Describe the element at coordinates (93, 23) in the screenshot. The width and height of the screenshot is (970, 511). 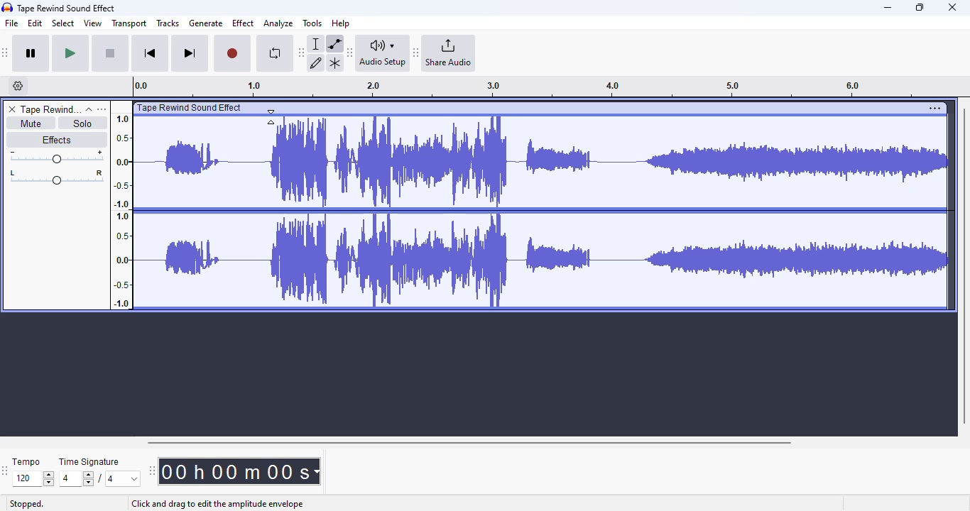
I see `view` at that location.